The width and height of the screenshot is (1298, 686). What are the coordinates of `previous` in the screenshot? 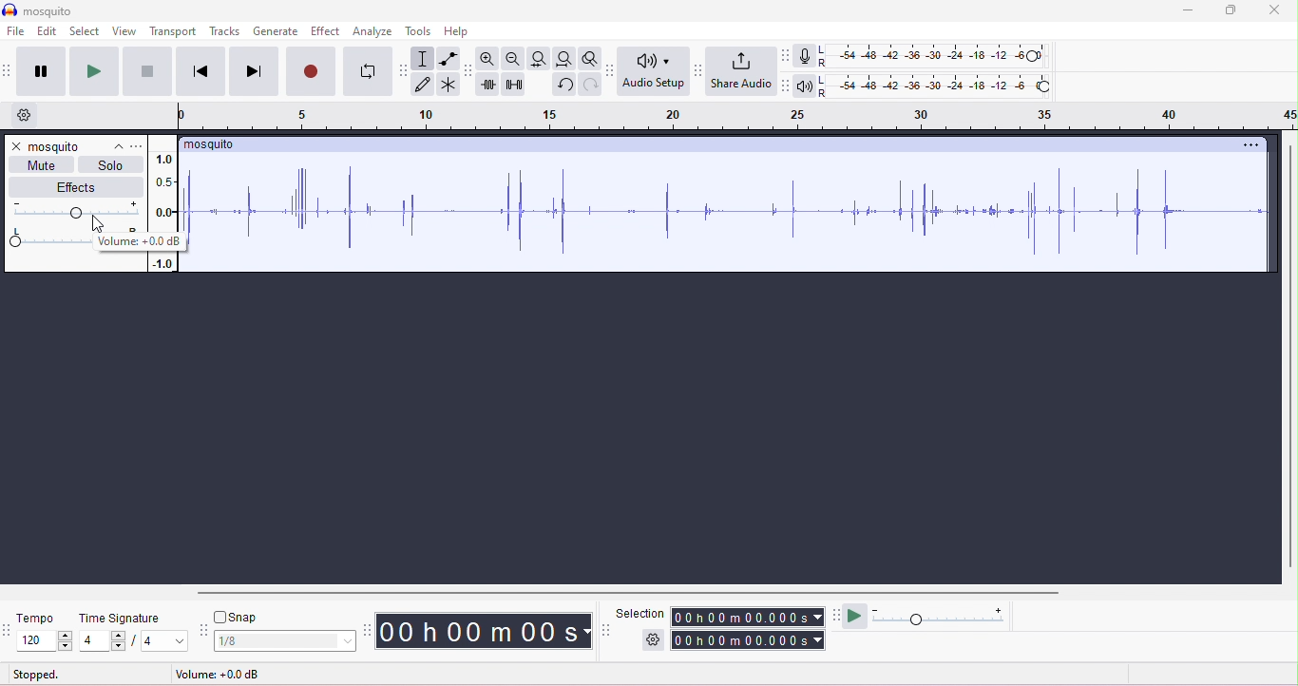 It's located at (198, 71).